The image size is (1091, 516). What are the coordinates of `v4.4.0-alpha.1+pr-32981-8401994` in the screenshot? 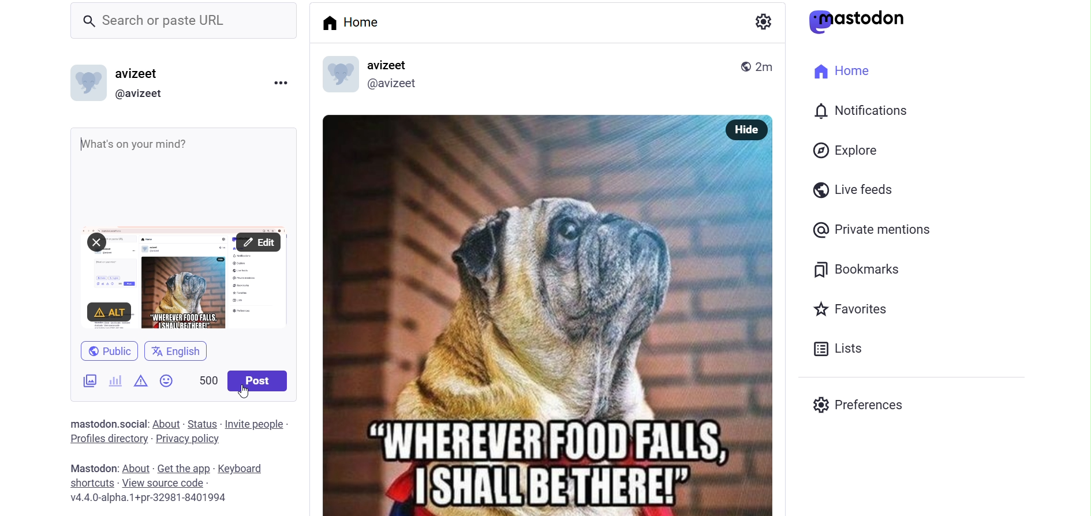 It's located at (170, 497).